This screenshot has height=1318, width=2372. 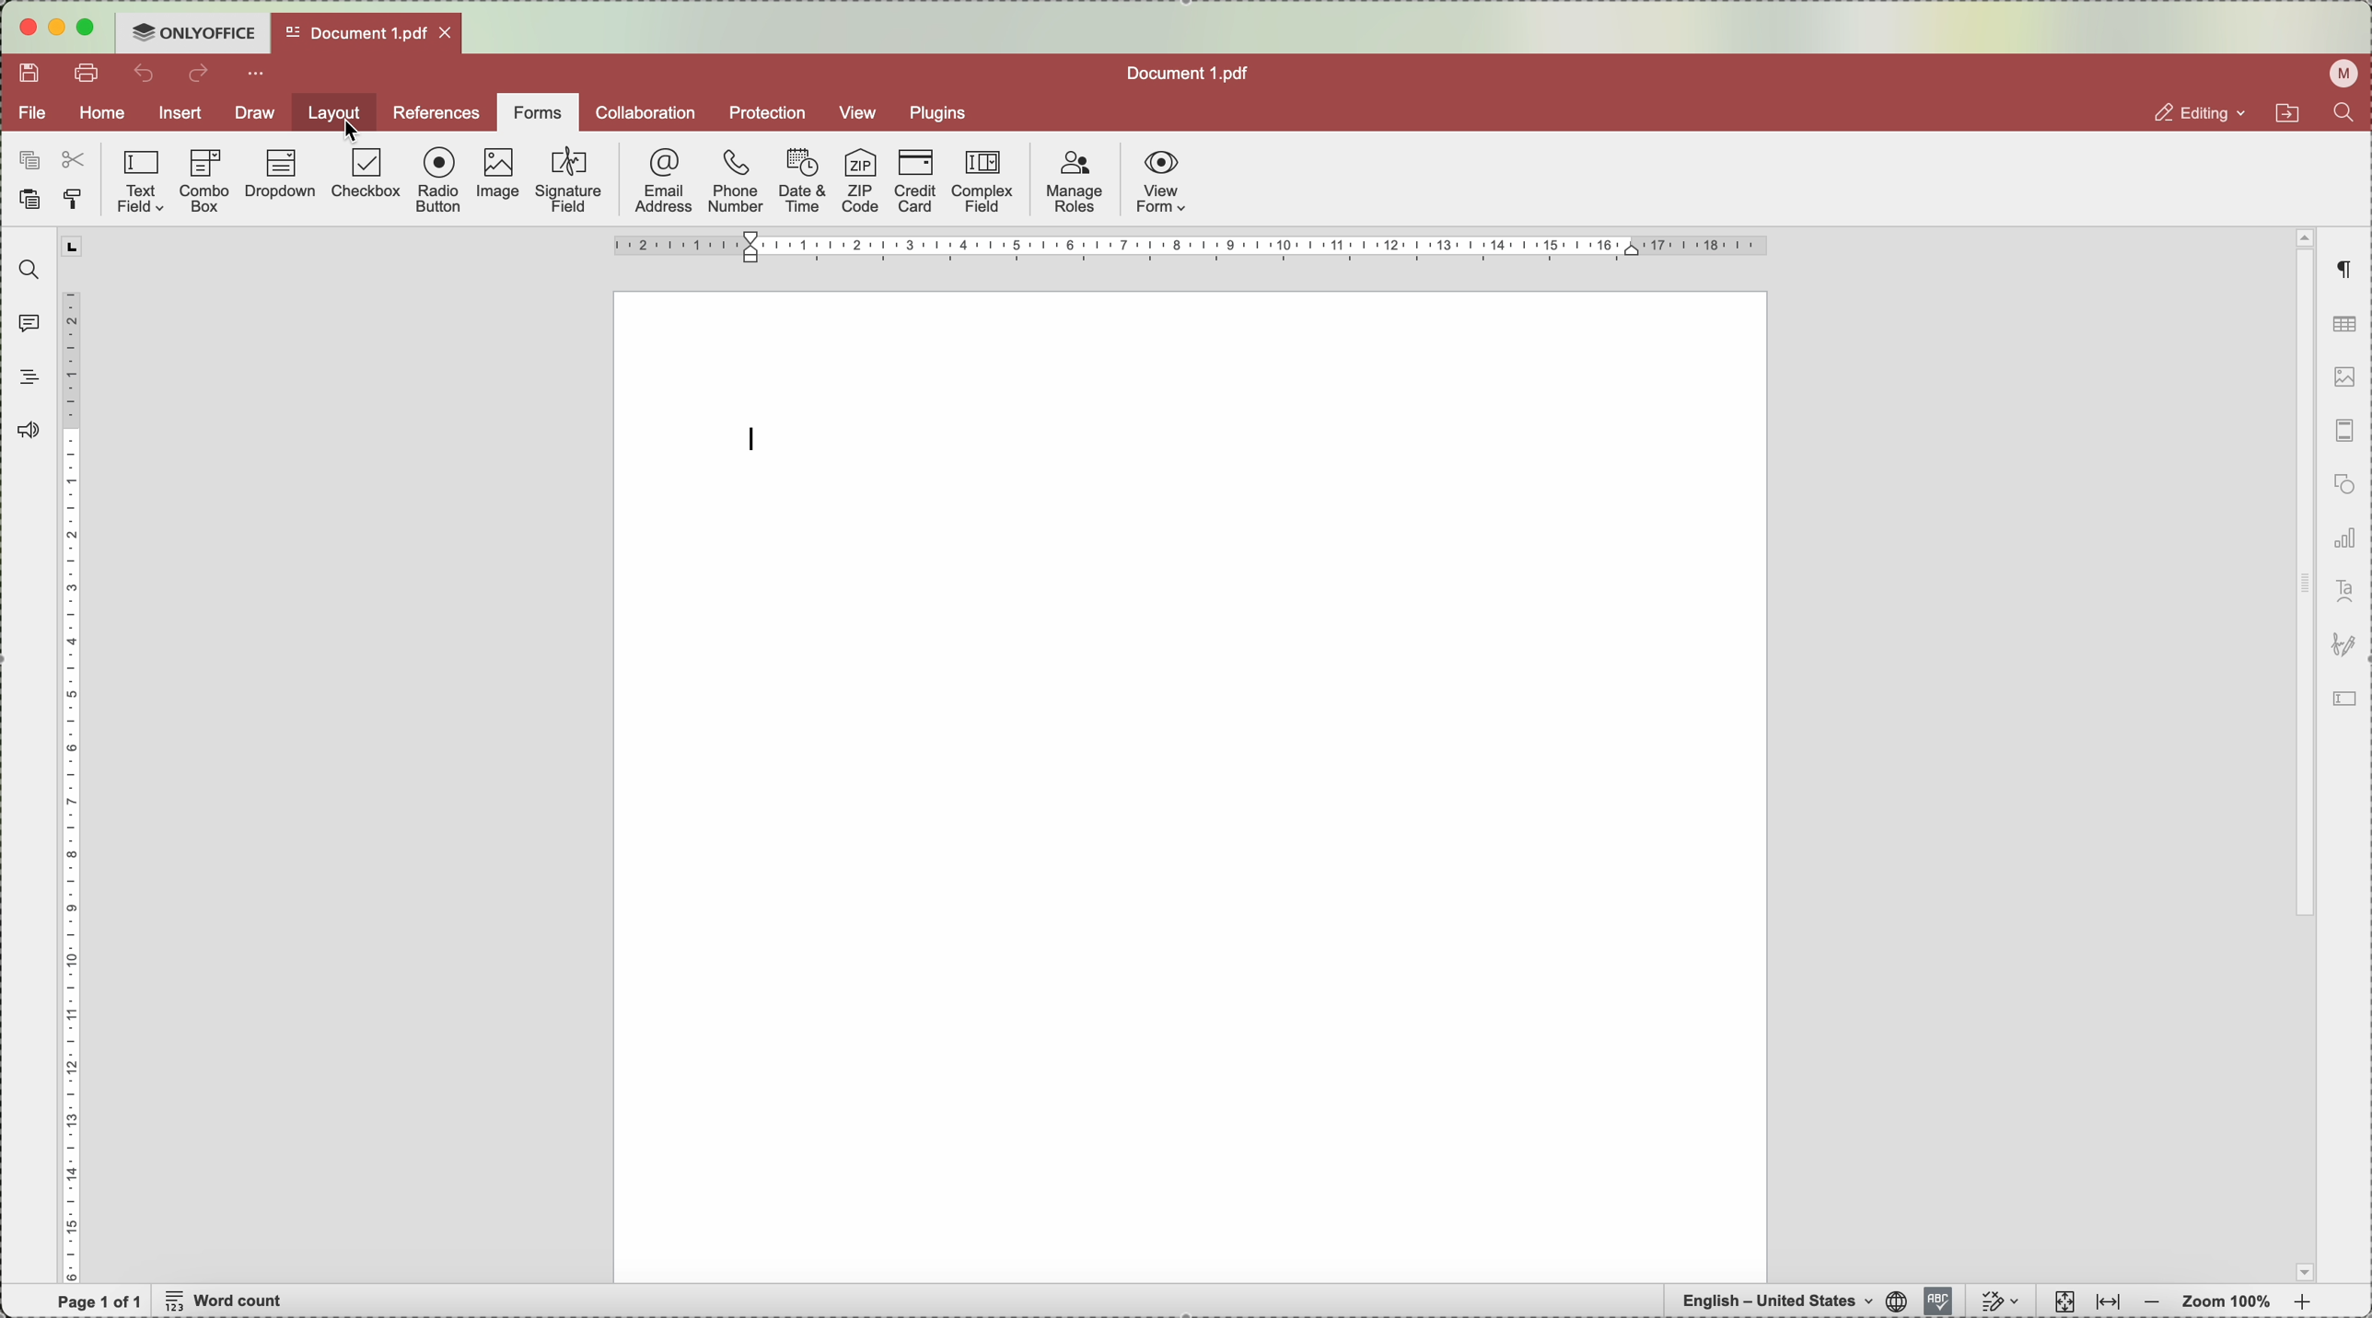 What do you see at coordinates (229, 1302) in the screenshot?
I see `word count` at bounding box center [229, 1302].